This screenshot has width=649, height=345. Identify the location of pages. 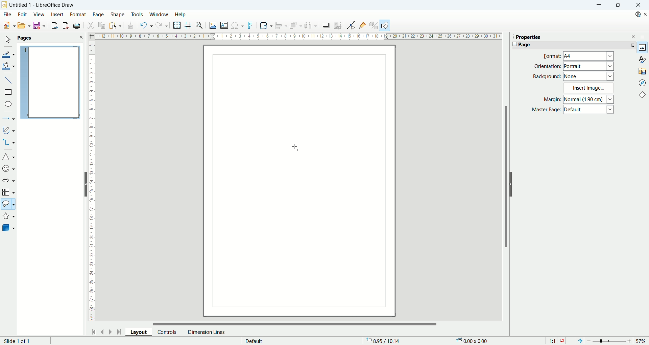
(50, 38).